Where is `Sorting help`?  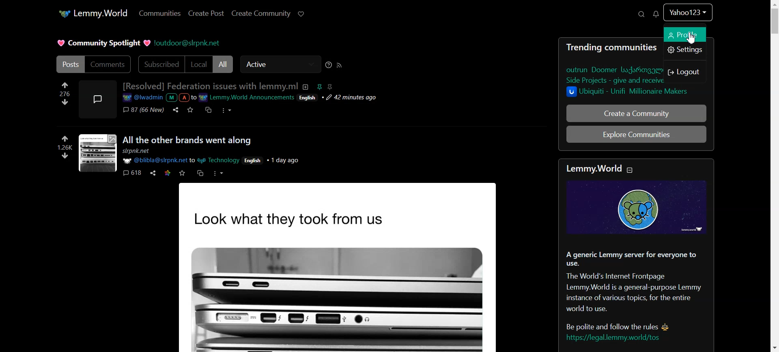
Sorting help is located at coordinates (329, 65).